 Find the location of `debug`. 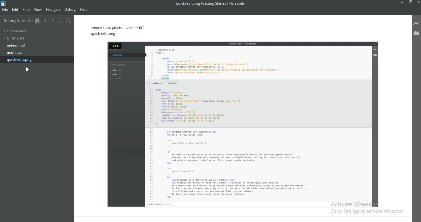

debug is located at coordinates (69, 10).